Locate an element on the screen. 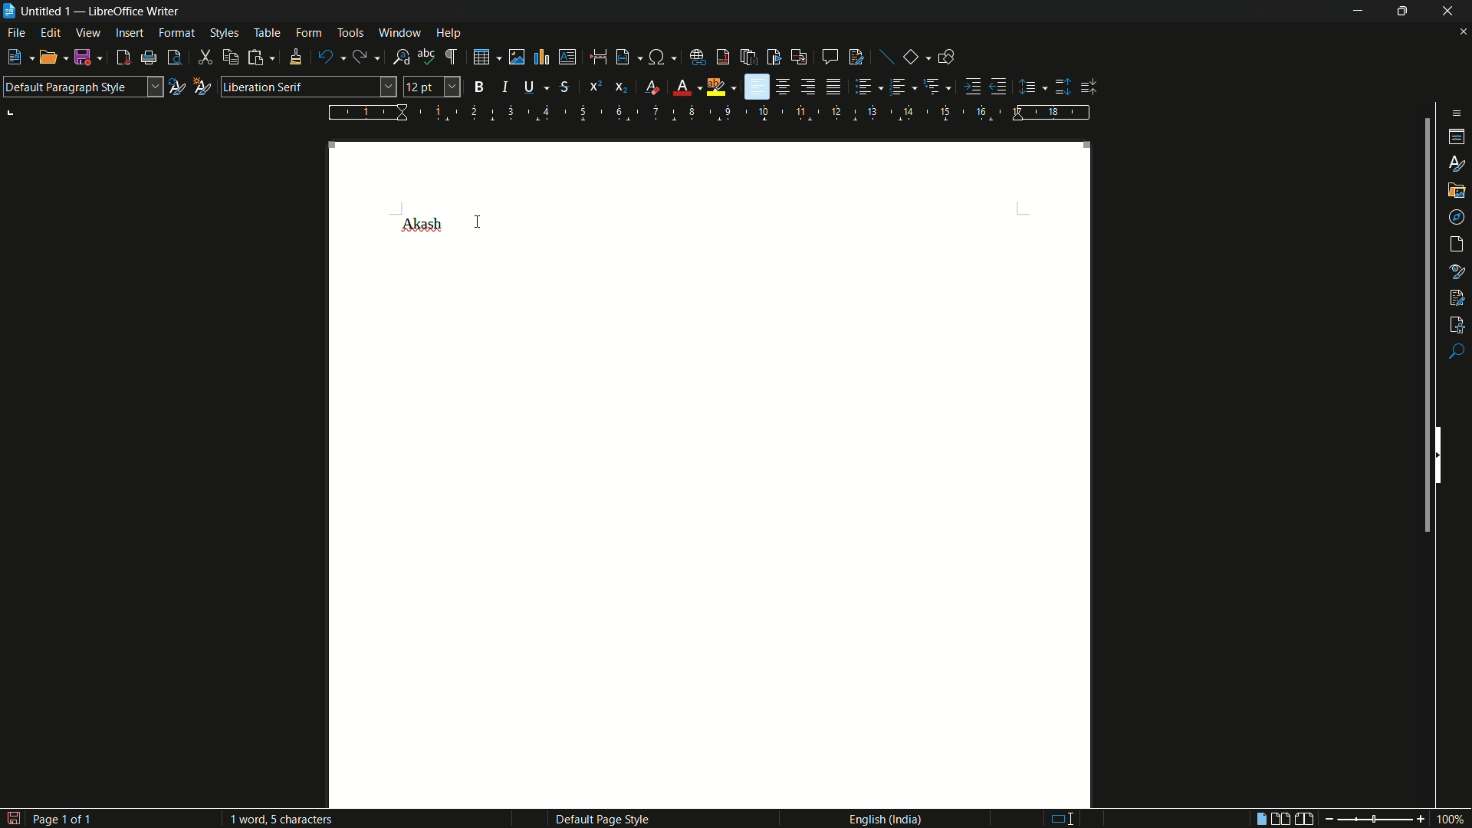  increase indentation is located at coordinates (974, 86).